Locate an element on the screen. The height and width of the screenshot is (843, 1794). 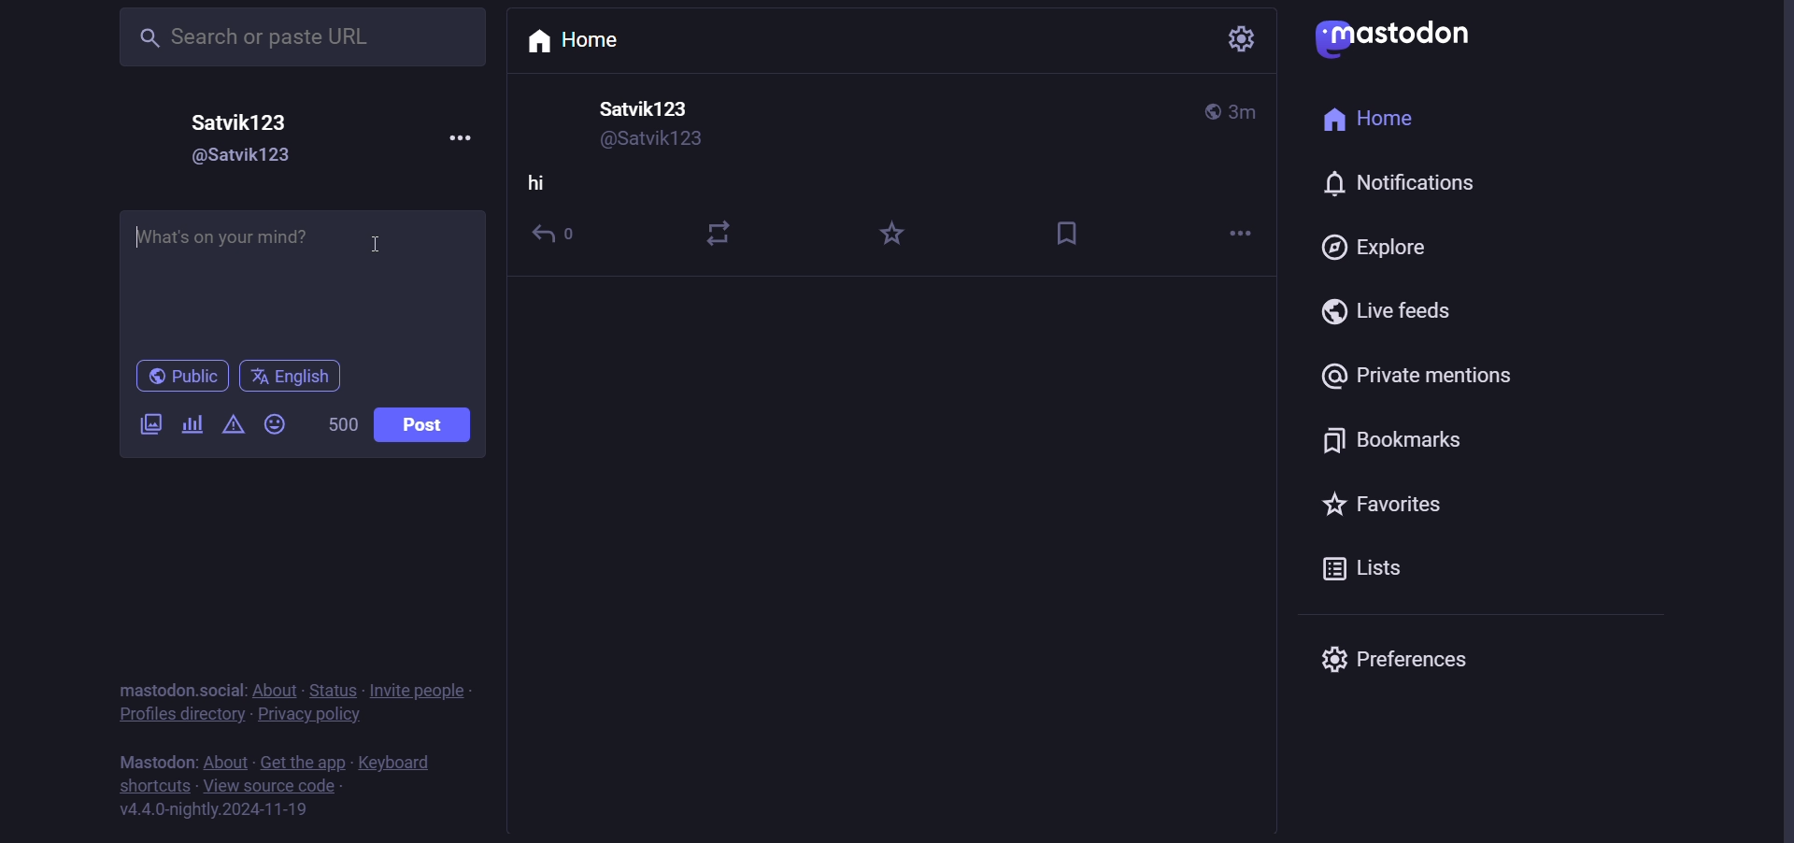
language is located at coordinates (291, 379).